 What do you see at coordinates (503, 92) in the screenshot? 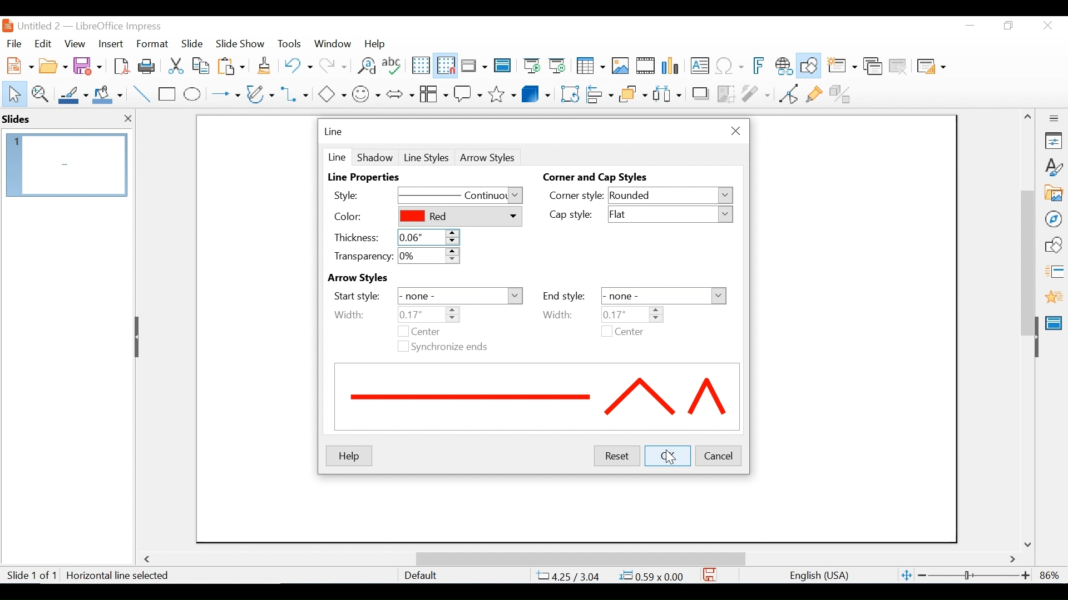
I see `Stars and Banners` at bounding box center [503, 92].